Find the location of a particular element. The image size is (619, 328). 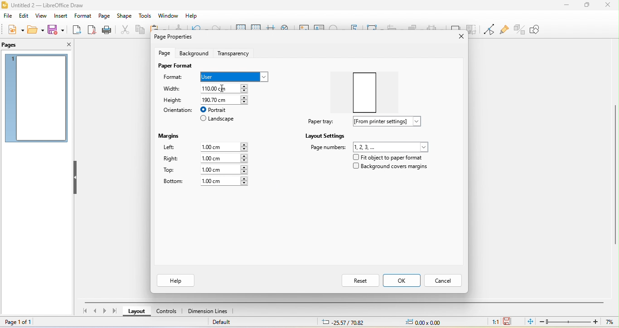

margins is located at coordinates (171, 135).